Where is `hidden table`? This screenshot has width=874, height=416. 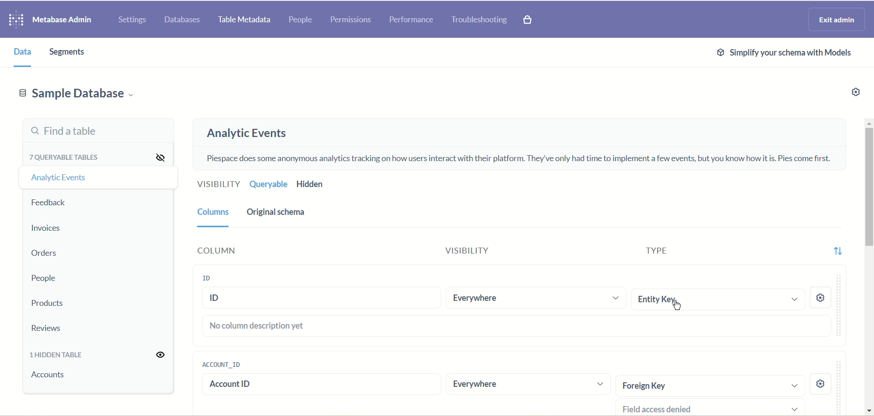 hidden table is located at coordinates (57, 356).